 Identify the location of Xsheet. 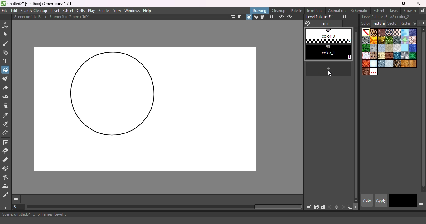
(68, 11).